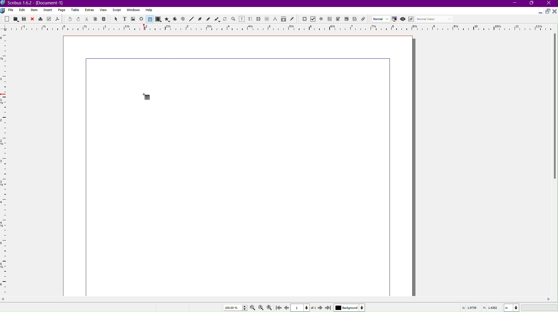 The height and width of the screenshot is (312, 558). Describe the element at coordinates (48, 19) in the screenshot. I see `Preflight Verifier` at that location.